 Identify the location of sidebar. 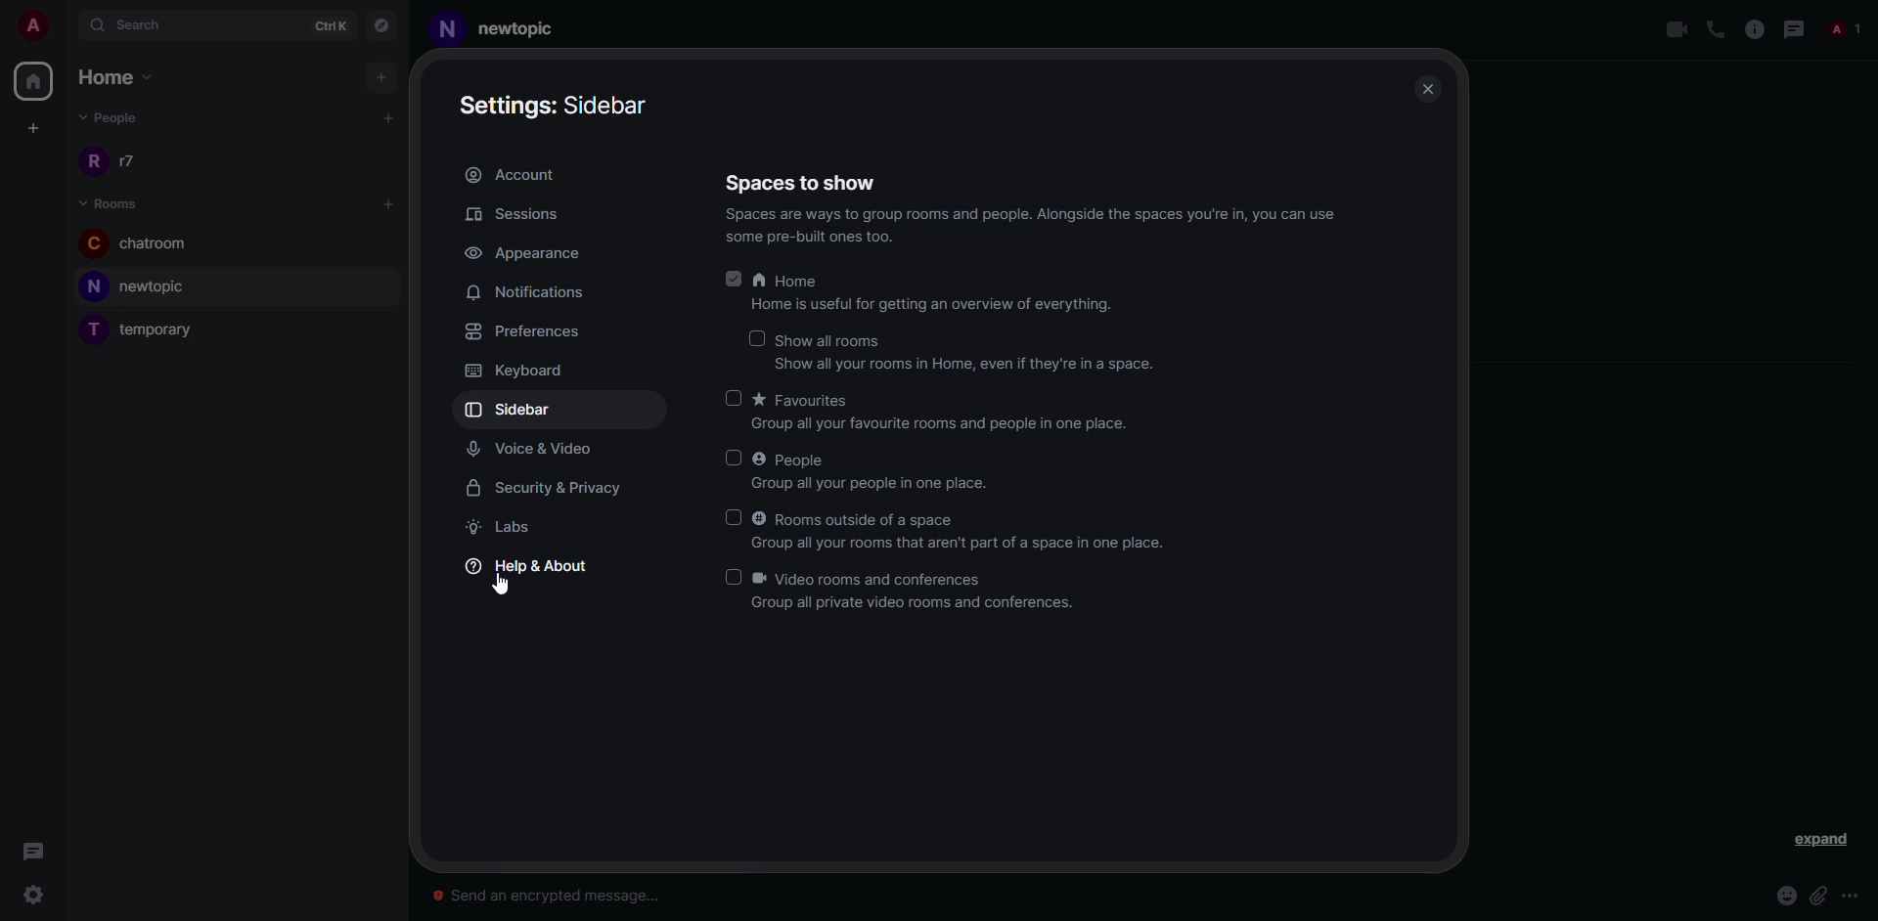
(555, 104).